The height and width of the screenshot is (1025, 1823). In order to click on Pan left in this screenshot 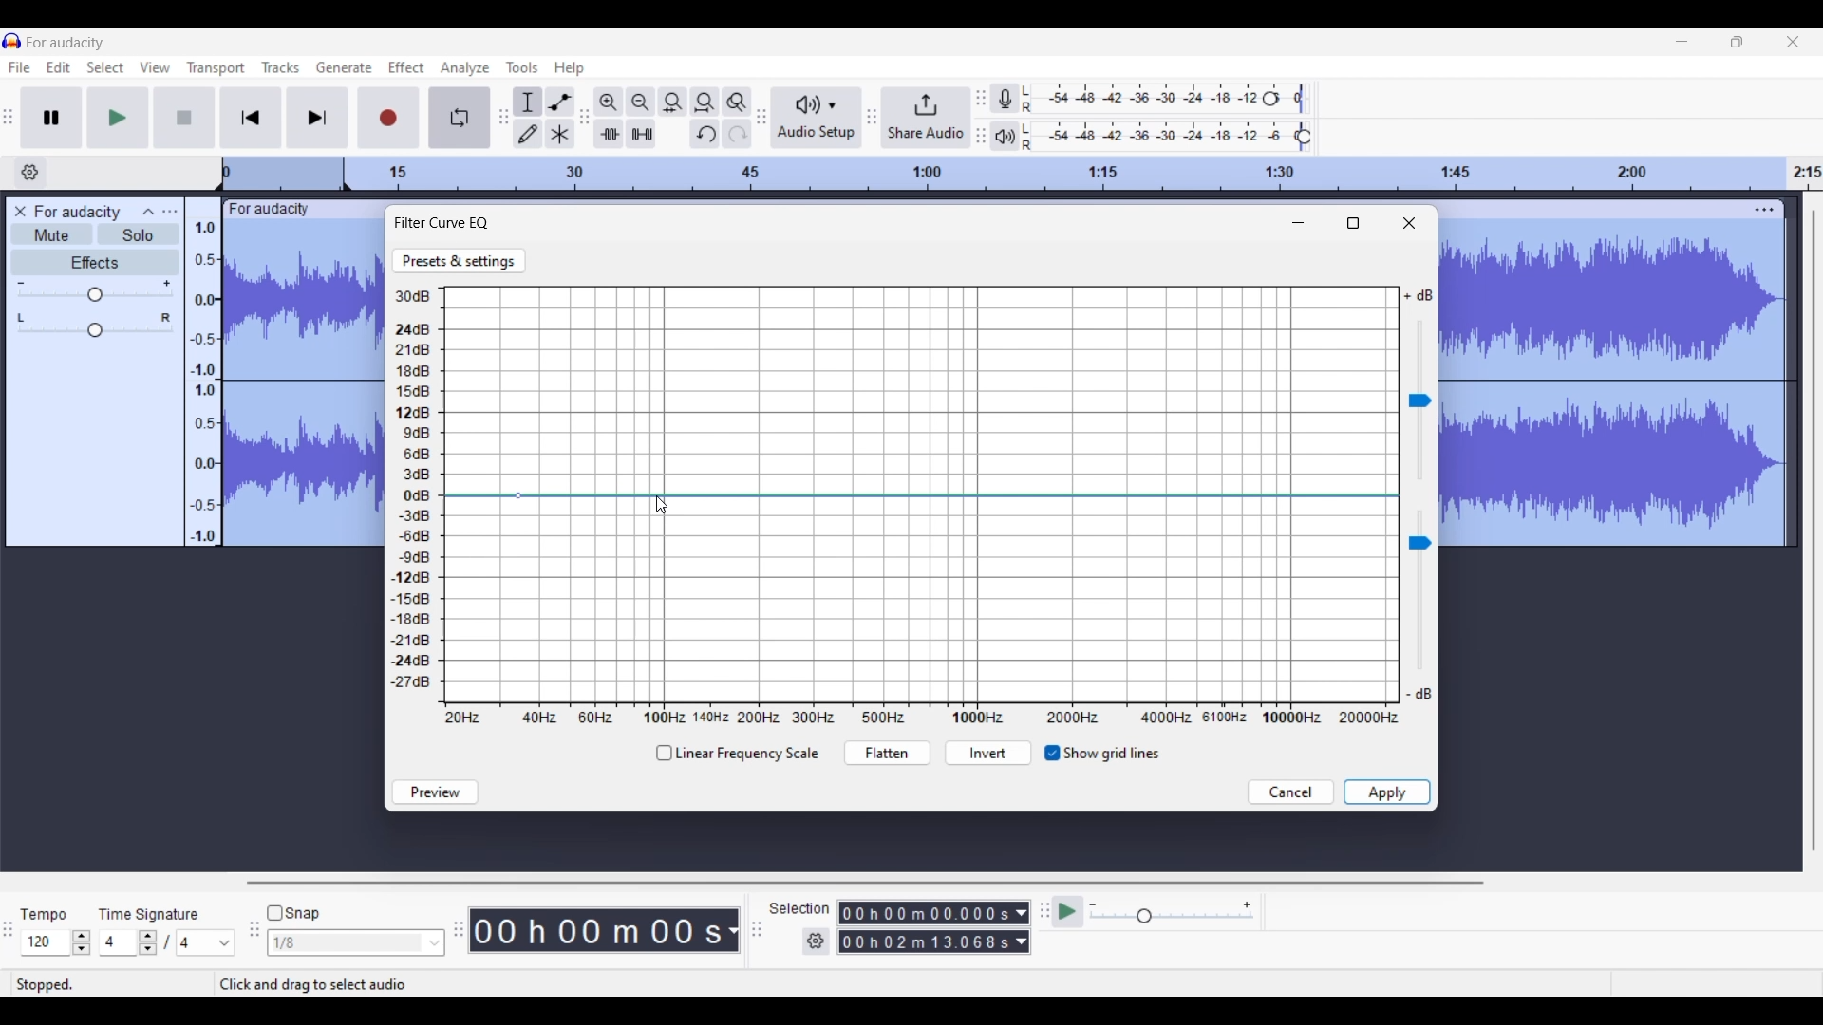, I will do `click(21, 318)`.